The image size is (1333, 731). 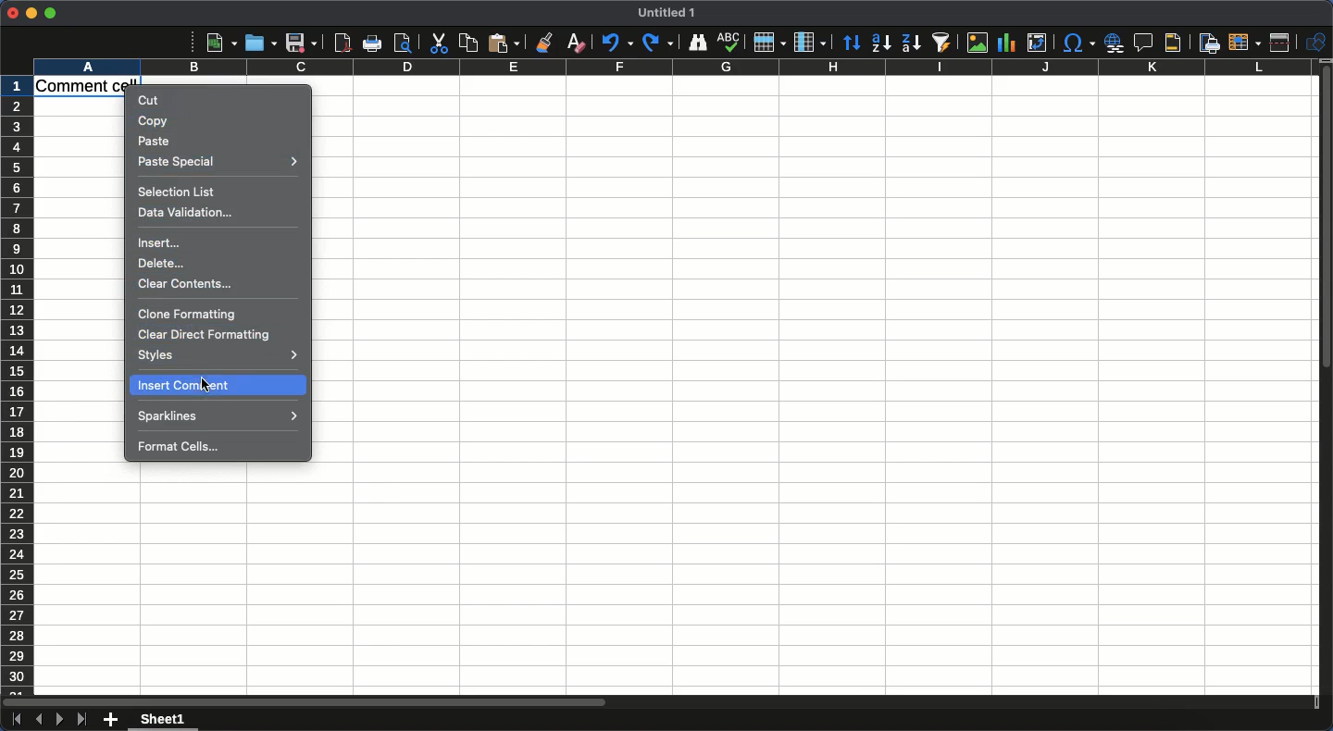 I want to click on Paste special, so click(x=219, y=161).